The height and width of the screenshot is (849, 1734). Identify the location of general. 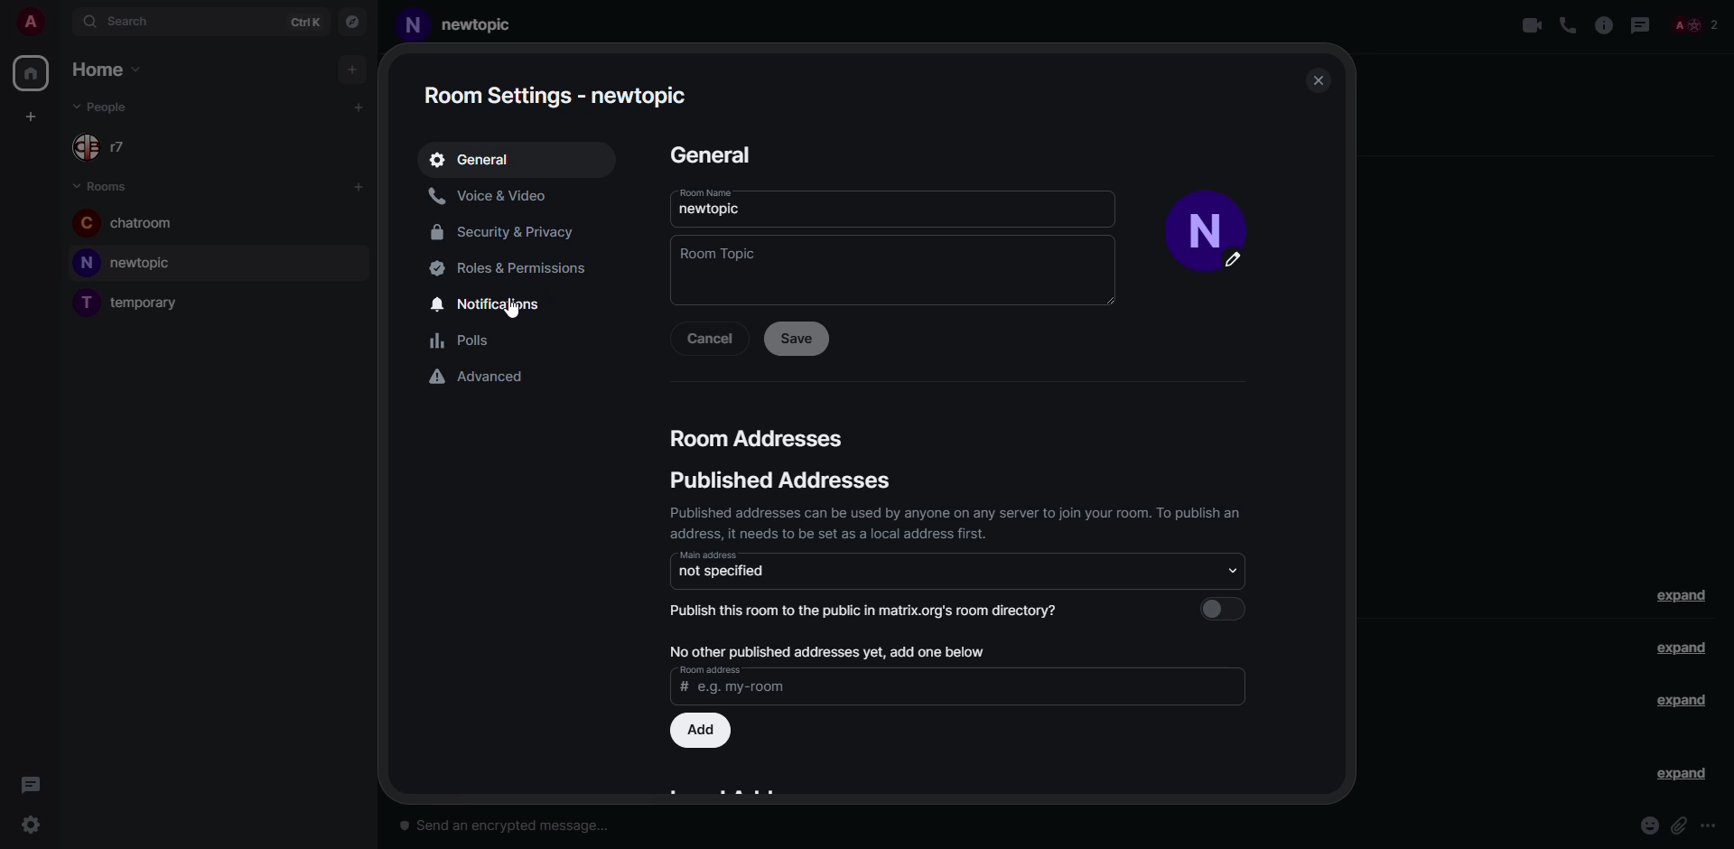
(474, 160).